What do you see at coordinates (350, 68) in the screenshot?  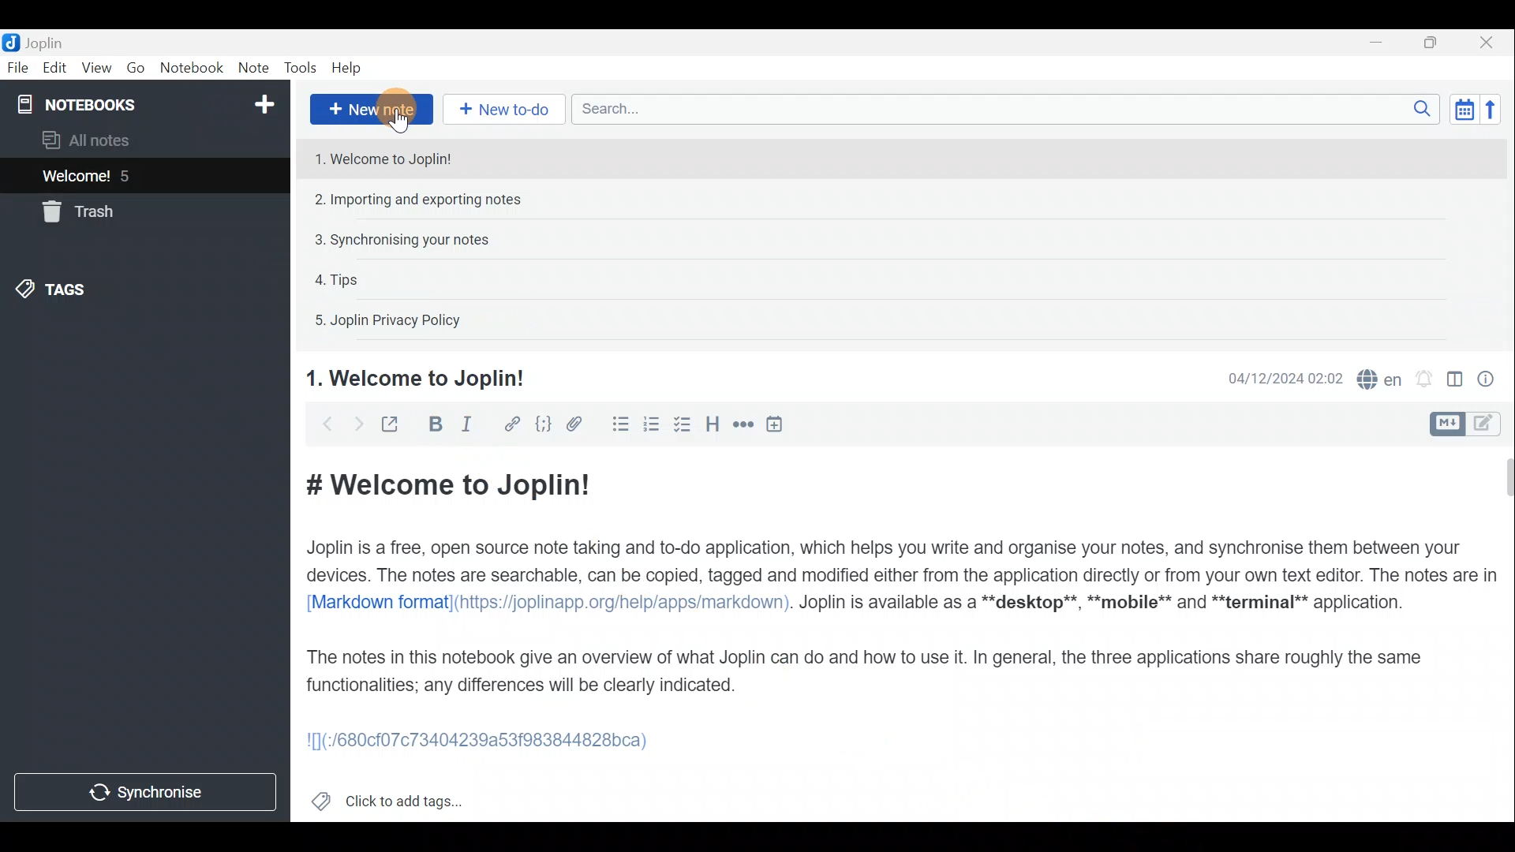 I see `Help` at bounding box center [350, 68].